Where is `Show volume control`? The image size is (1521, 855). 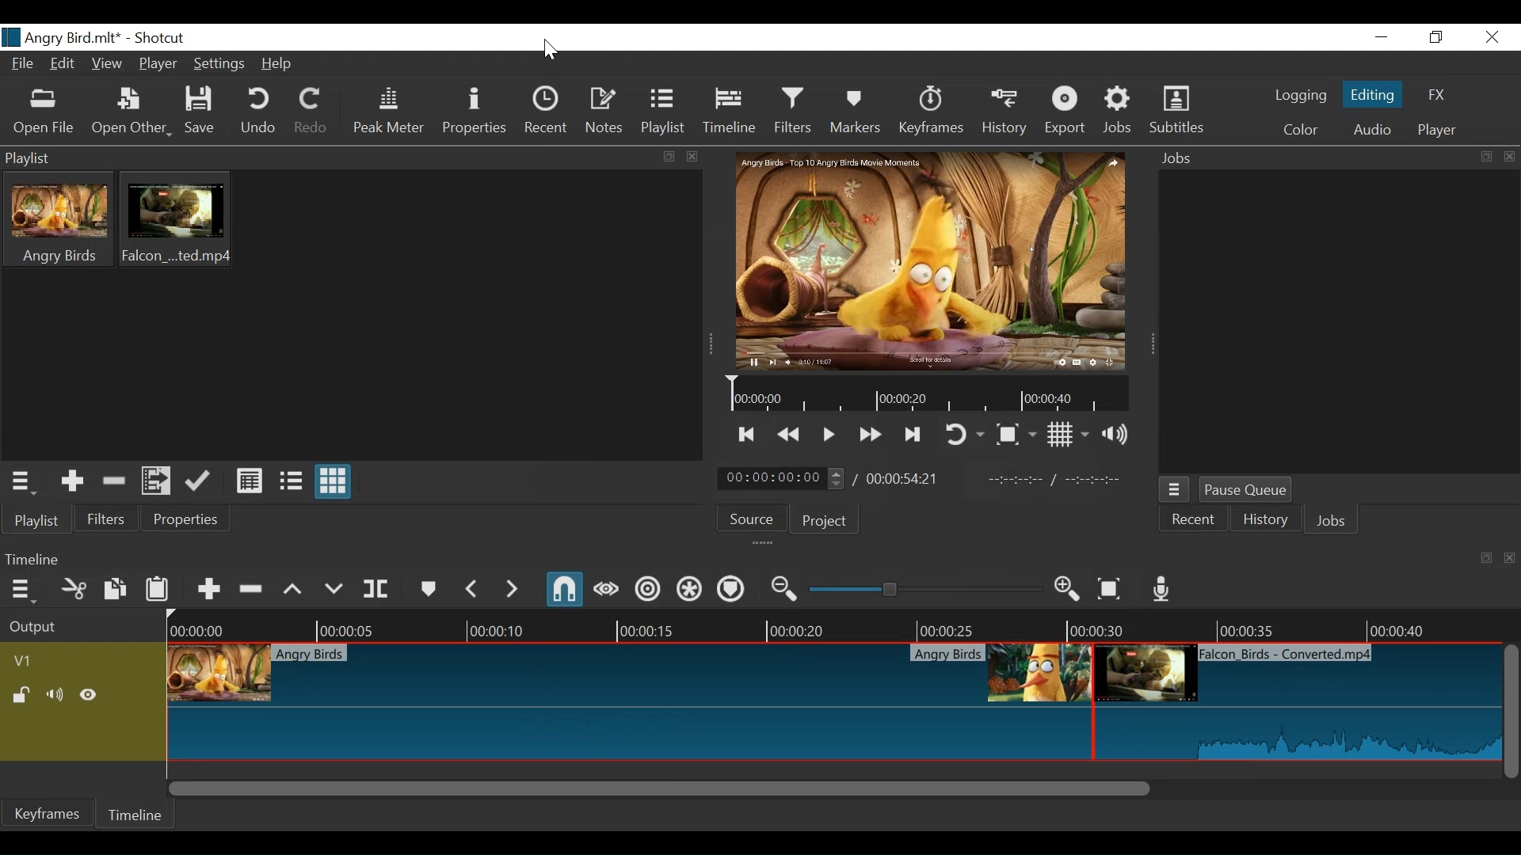
Show volume control is located at coordinates (1115, 433).